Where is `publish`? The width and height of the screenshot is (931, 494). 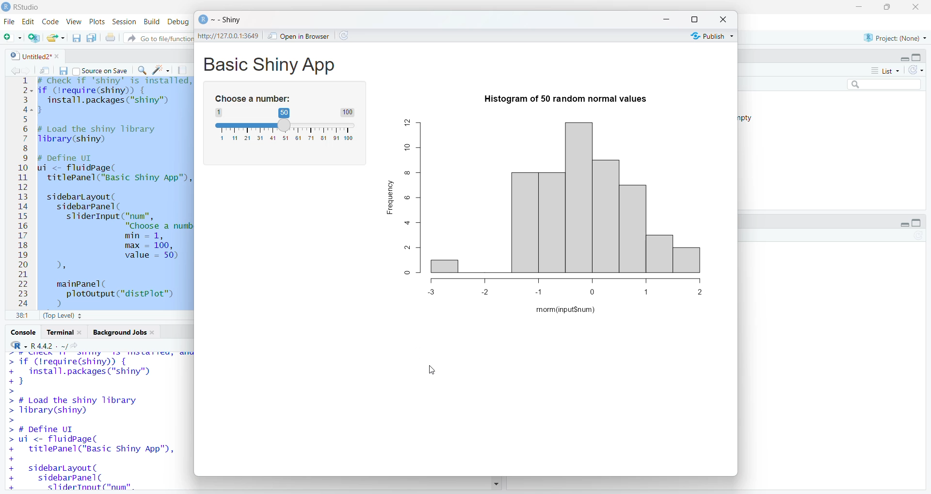
publish is located at coordinates (711, 36).